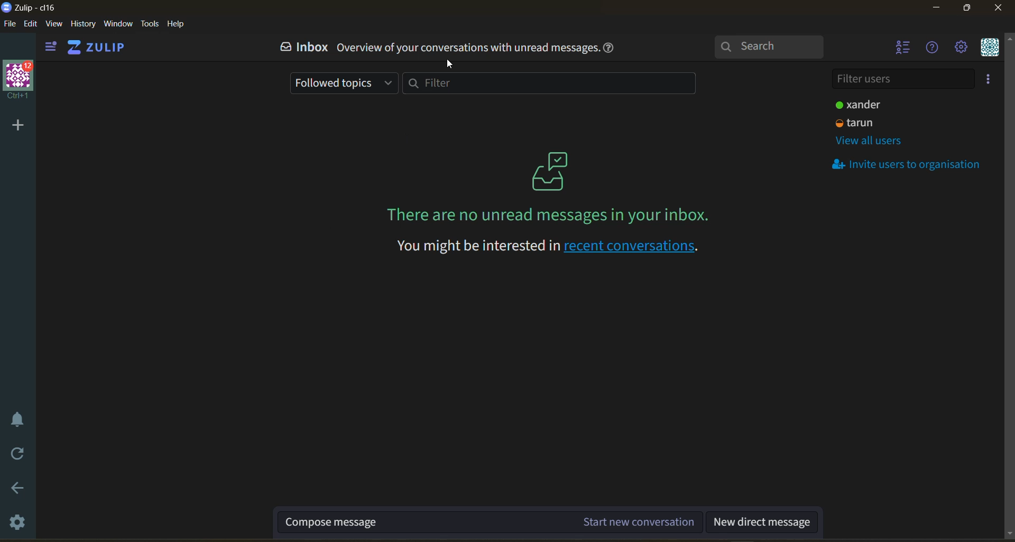  I want to click on cursor, so click(454, 65).